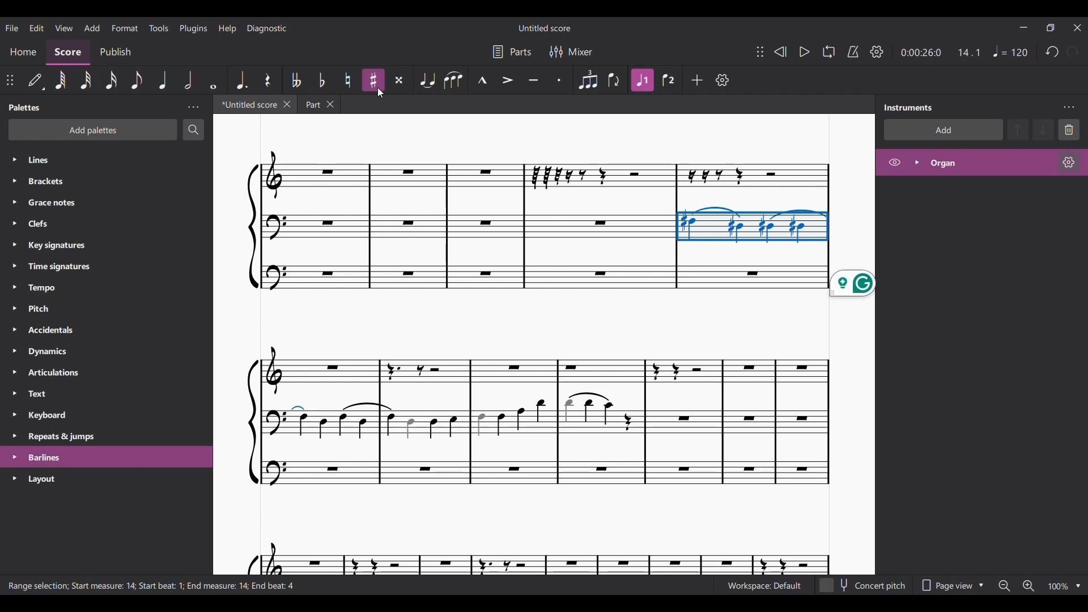 The image size is (1088, 612). I want to click on Playback settings, so click(877, 51).